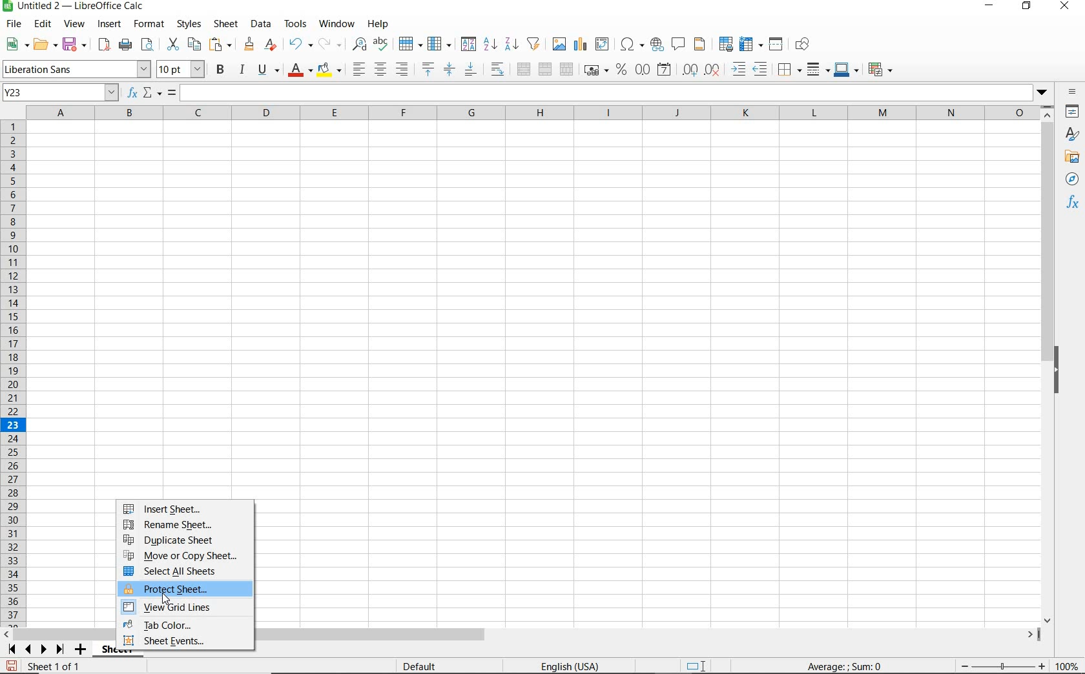 This screenshot has width=1085, height=674. Describe the element at coordinates (880, 69) in the screenshot. I see `CONDITIONAL` at that location.